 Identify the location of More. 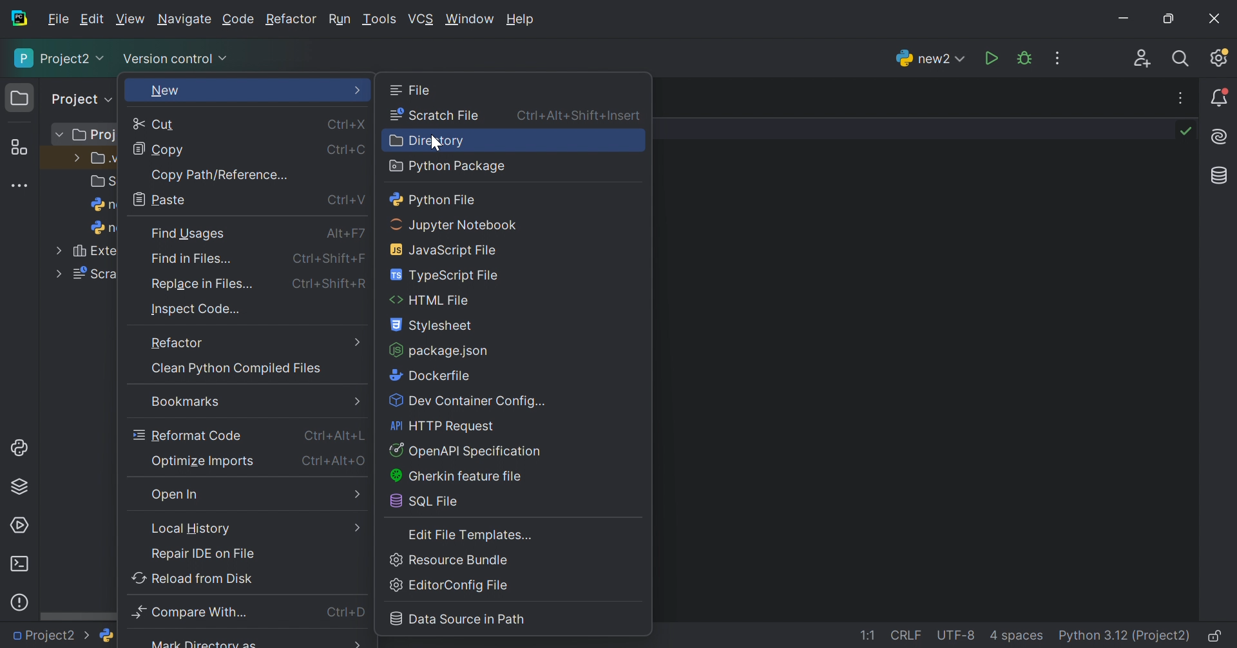
(73, 158).